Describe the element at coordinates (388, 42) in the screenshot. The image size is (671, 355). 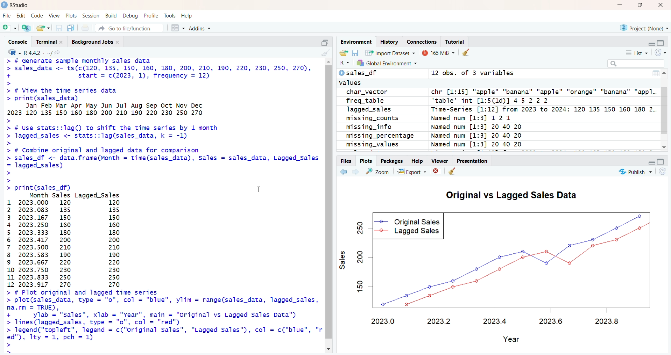
I see `history` at that location.